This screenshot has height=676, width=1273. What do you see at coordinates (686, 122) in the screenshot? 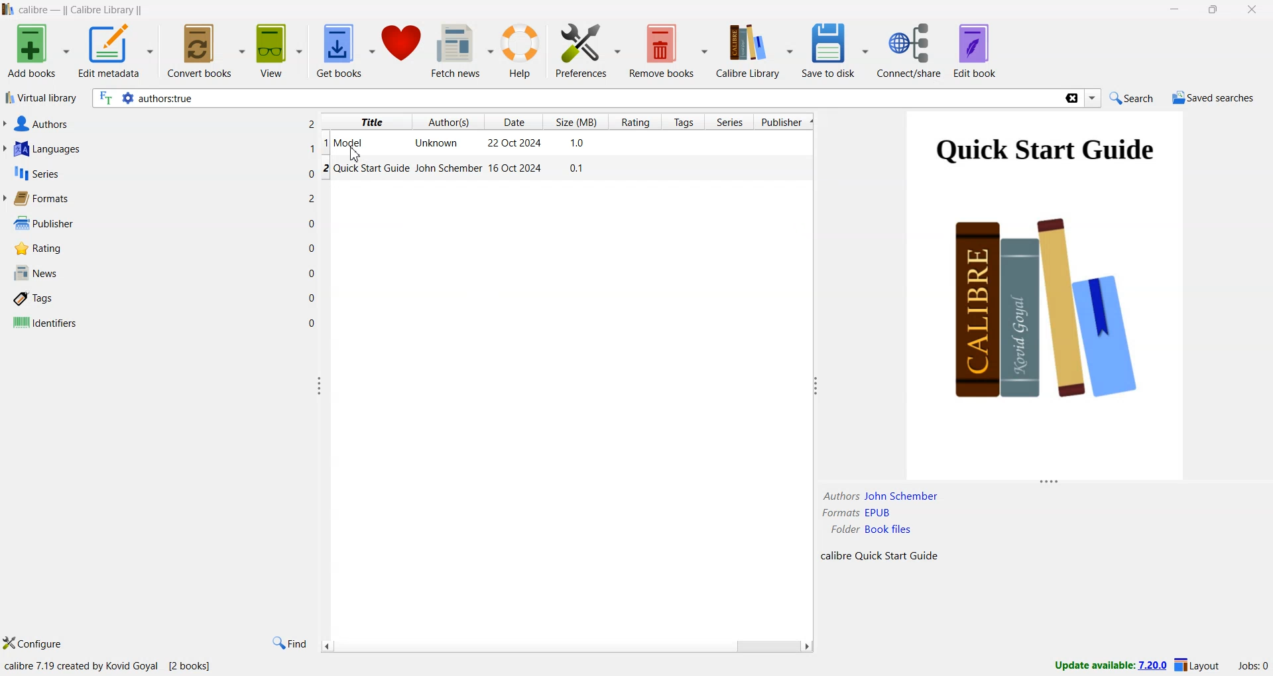
I see `tags` at bounding box center [686, 122].